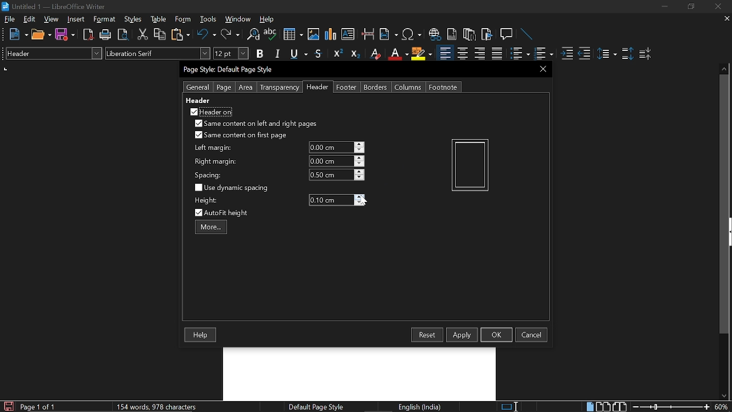 The width and height of the screenshot is (732, 412). Describe the element at coordinates (360, 158) in the screenshot. I see `increase right margin` at that location.